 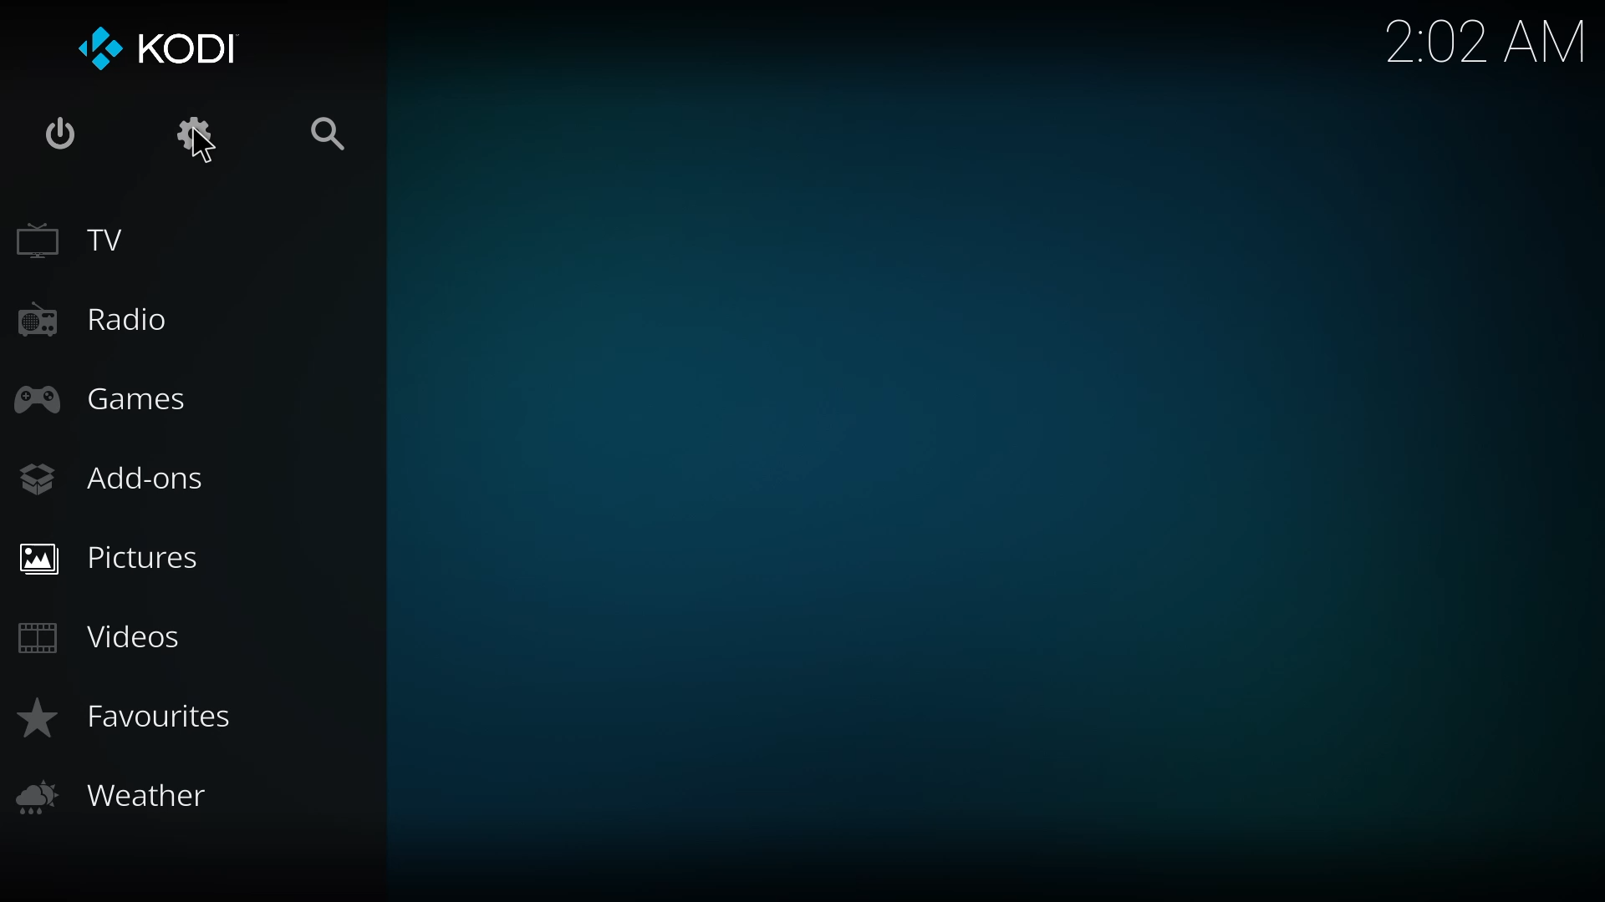 I want to click on power, so click(x=64, y=133).